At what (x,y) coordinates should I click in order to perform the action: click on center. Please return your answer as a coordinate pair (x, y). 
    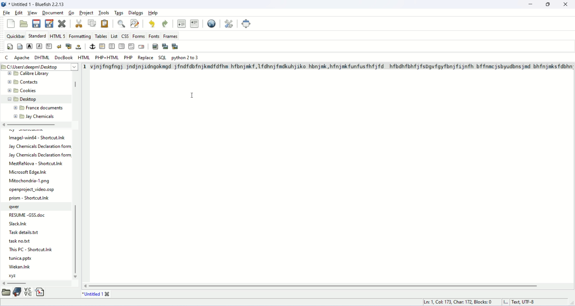
    Looking at the image, I should click on (112, 46).